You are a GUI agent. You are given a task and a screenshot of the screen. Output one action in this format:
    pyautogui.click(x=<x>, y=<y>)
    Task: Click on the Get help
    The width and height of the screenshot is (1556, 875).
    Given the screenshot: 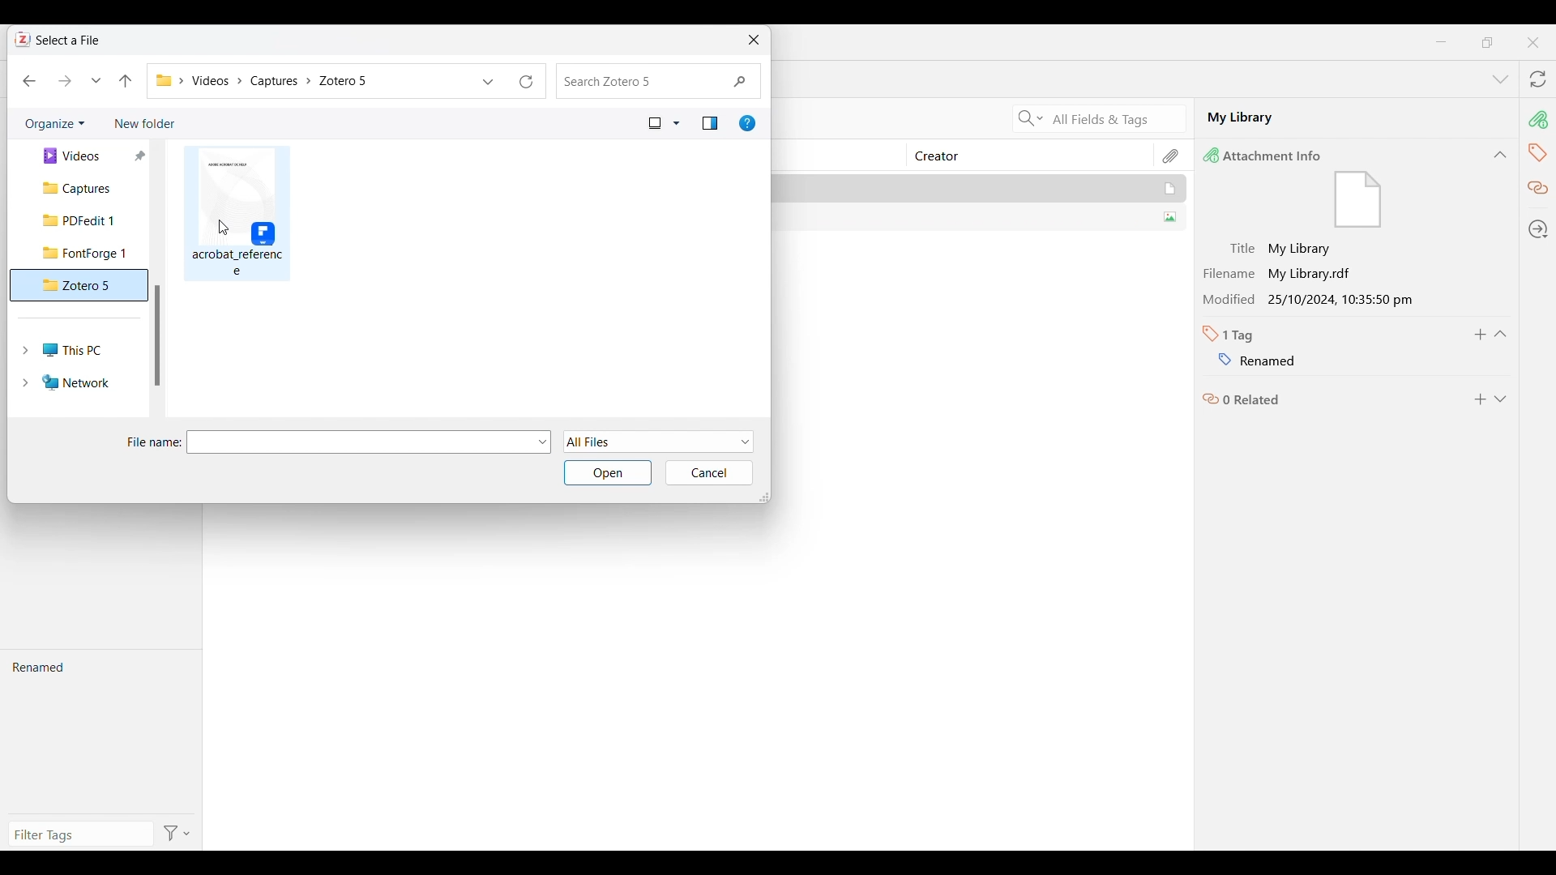 What is the action you would take?
    pyautogui.click(x=747, y=123)
    